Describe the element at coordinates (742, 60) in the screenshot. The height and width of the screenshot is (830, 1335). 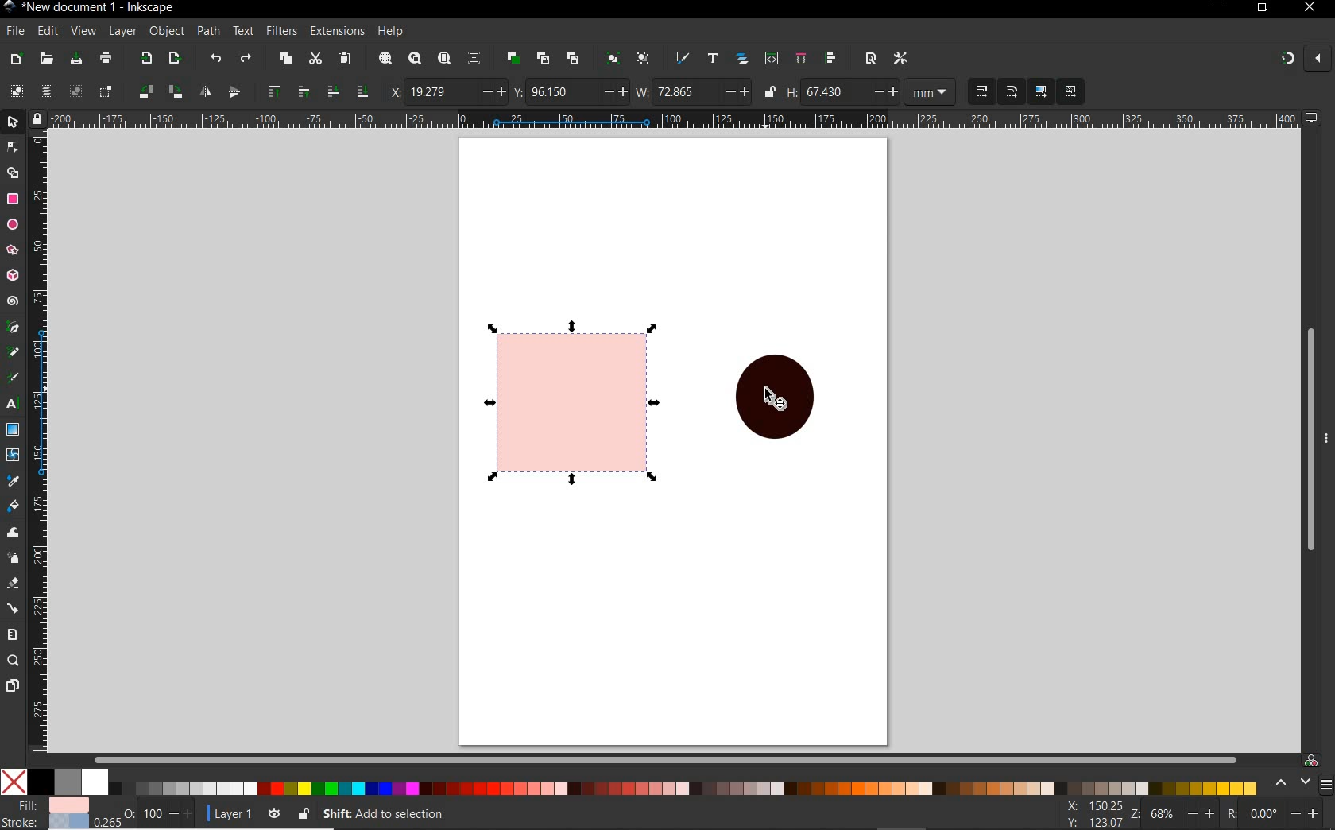
I see `open object` at that location.